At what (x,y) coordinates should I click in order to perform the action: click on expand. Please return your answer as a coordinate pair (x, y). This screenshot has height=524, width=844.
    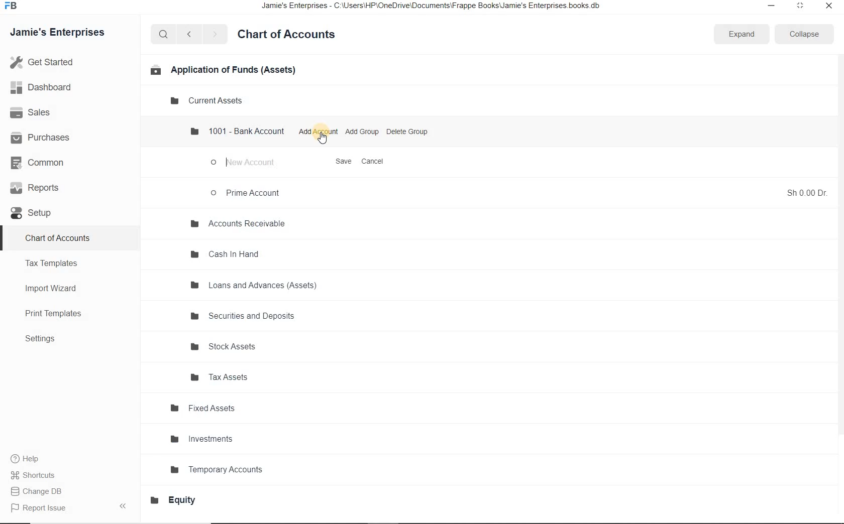
    Looking at the image, I should click on (741, 35).